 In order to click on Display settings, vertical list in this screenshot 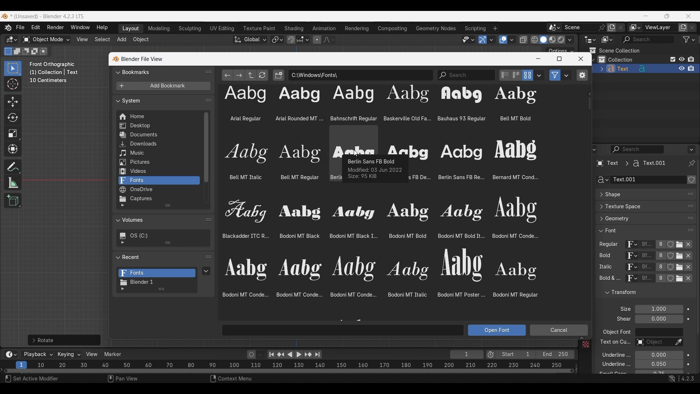, I will do `click(505, 75)`.